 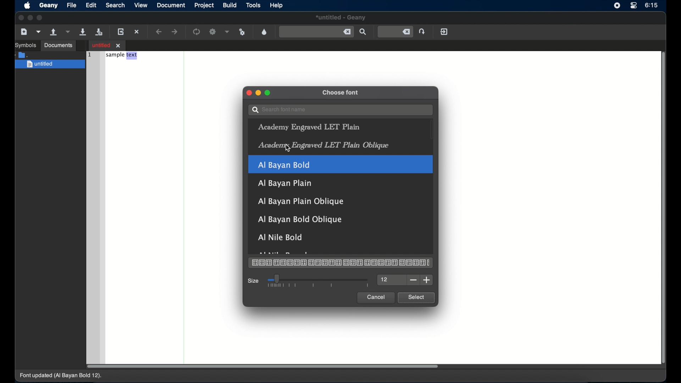 I want to click on al bayan bold, so click(x=341, y=164).